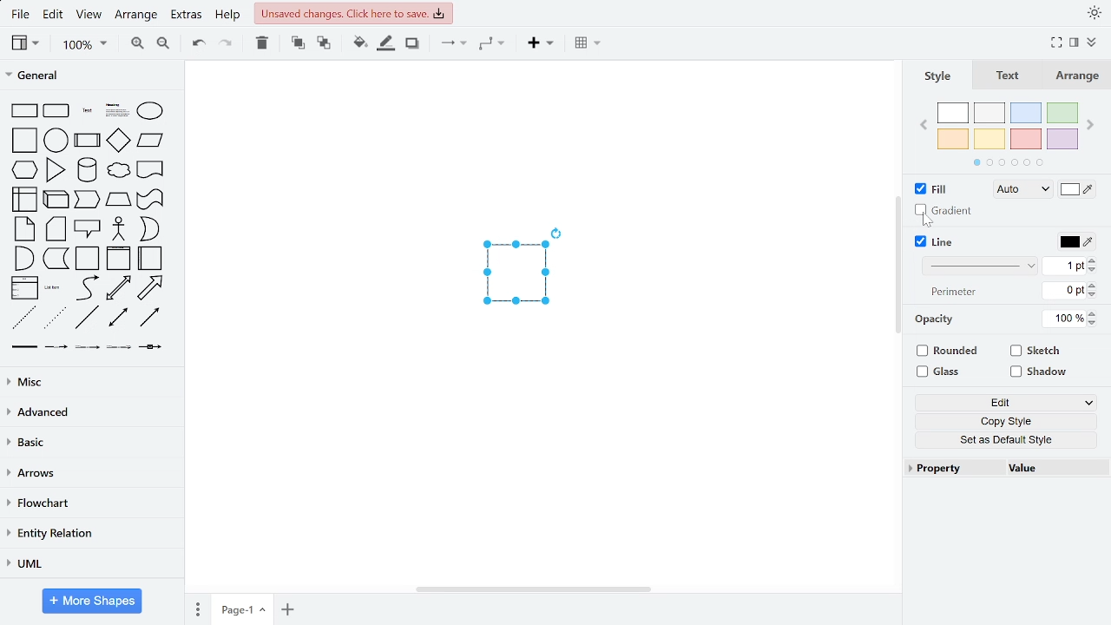  What do you see at coordinates (1075, 242) in the screenshot?
I see `line color` at bounding box center [1075, 242].